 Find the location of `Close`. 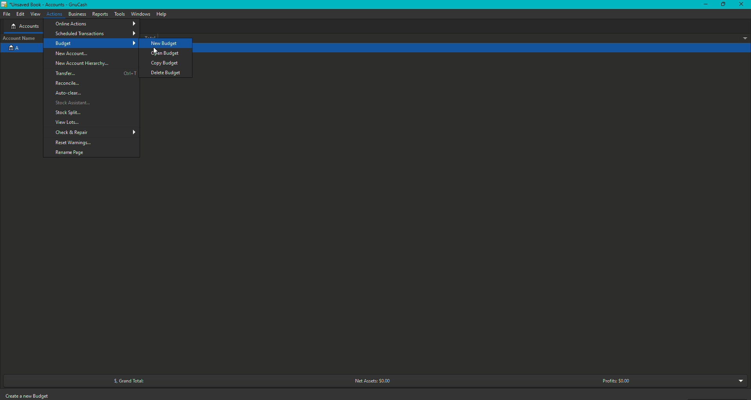

Close is located at coordinates (742, 4).